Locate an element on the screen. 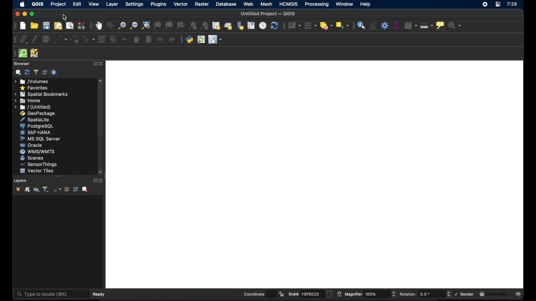  refresh is located at coordinates (27, 72).